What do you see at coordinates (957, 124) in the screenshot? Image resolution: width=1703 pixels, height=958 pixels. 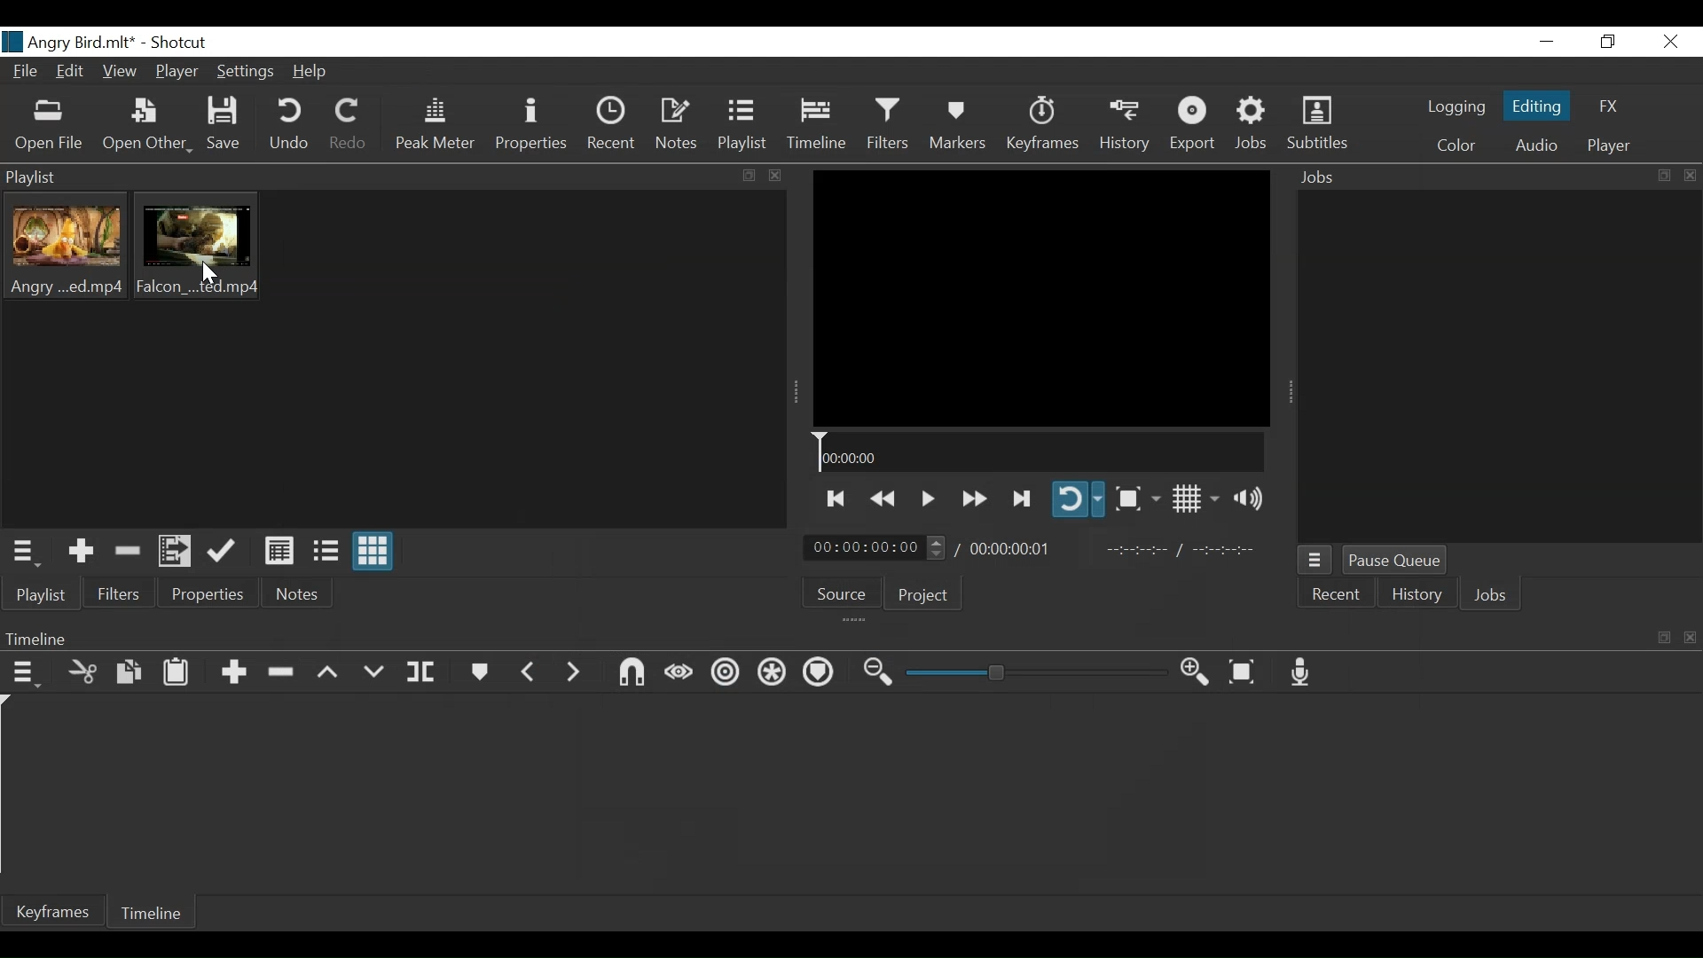 I see `Markers` at bounding box center [957, 124].